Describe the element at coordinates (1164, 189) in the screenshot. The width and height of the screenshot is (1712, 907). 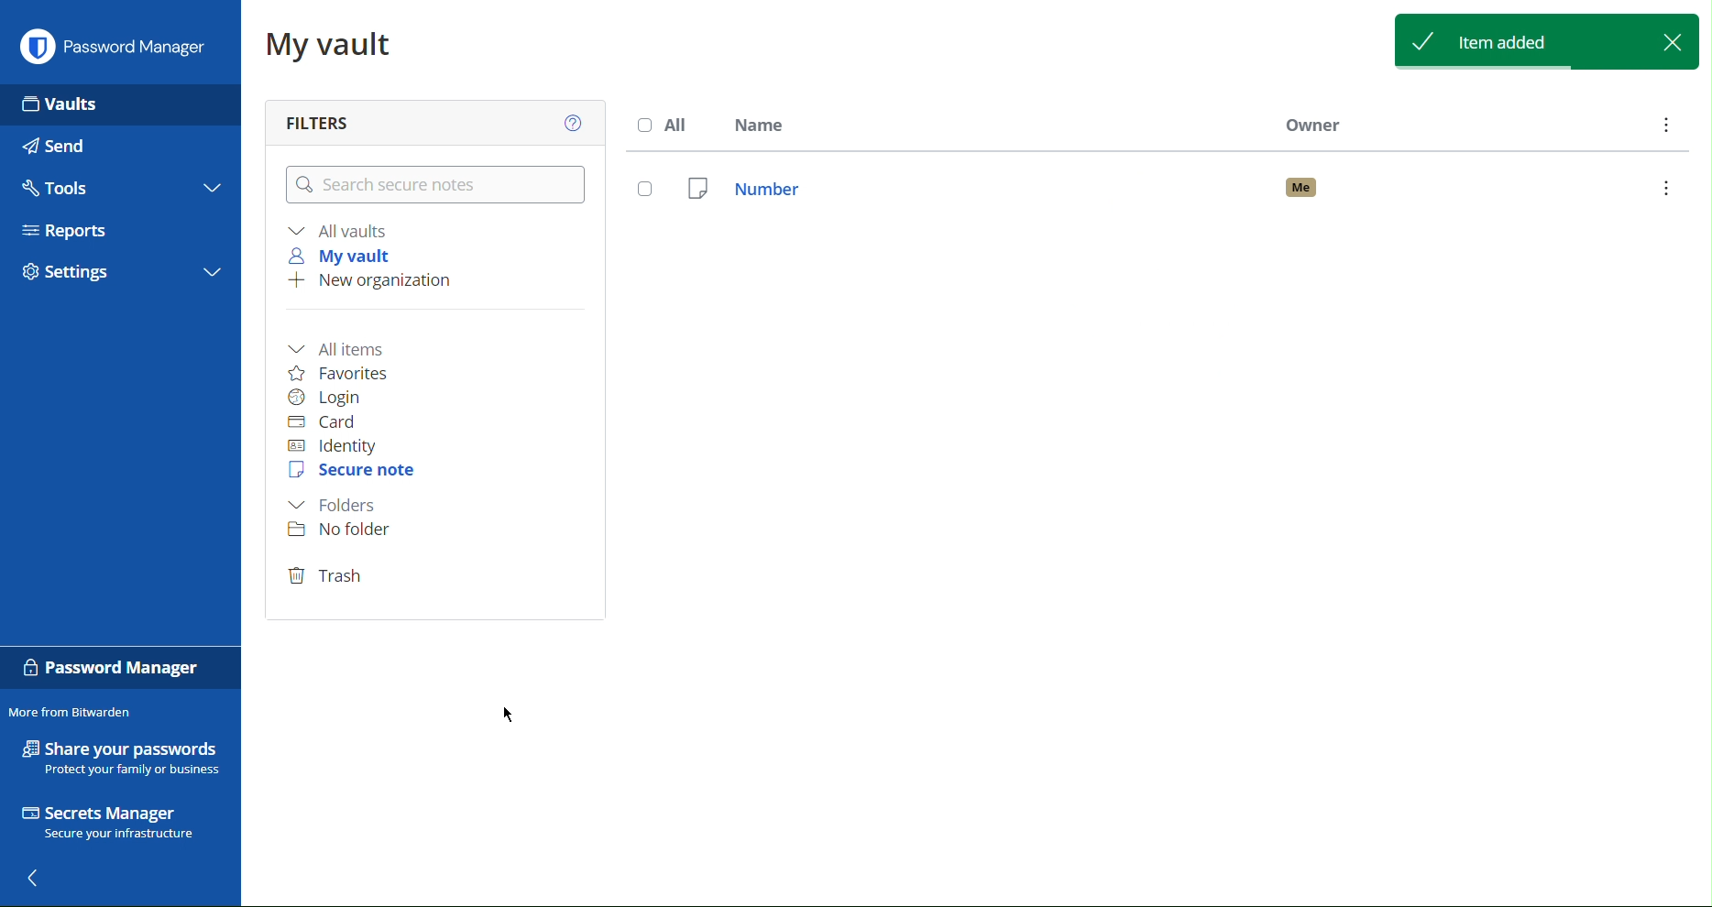
I see `Secure Note` at that location.